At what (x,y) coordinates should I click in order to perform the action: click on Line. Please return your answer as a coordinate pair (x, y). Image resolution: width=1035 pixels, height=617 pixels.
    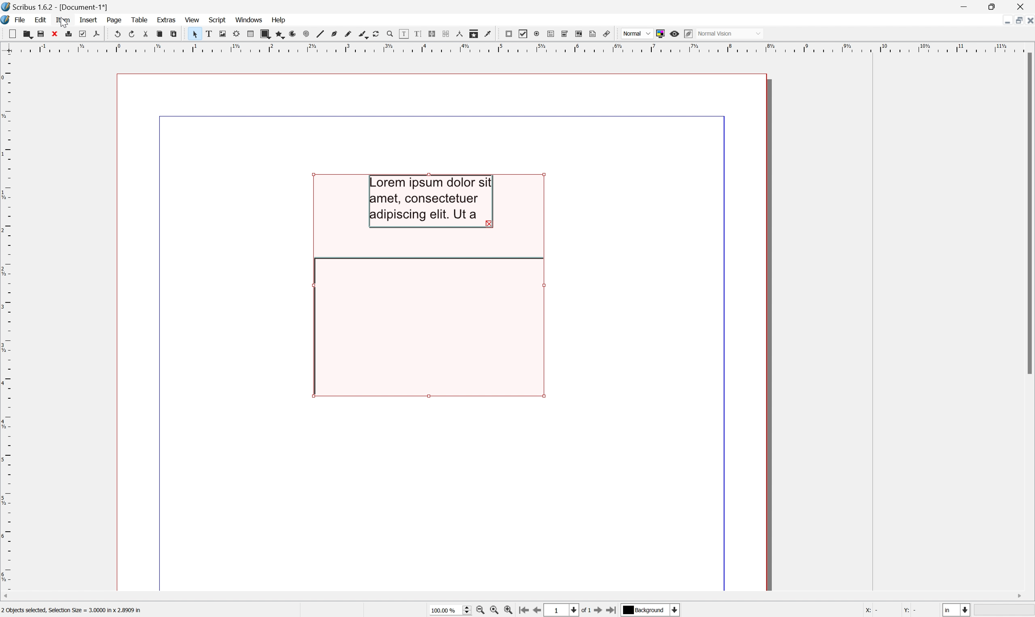
    Looking at the image, I should click on (319, 34).